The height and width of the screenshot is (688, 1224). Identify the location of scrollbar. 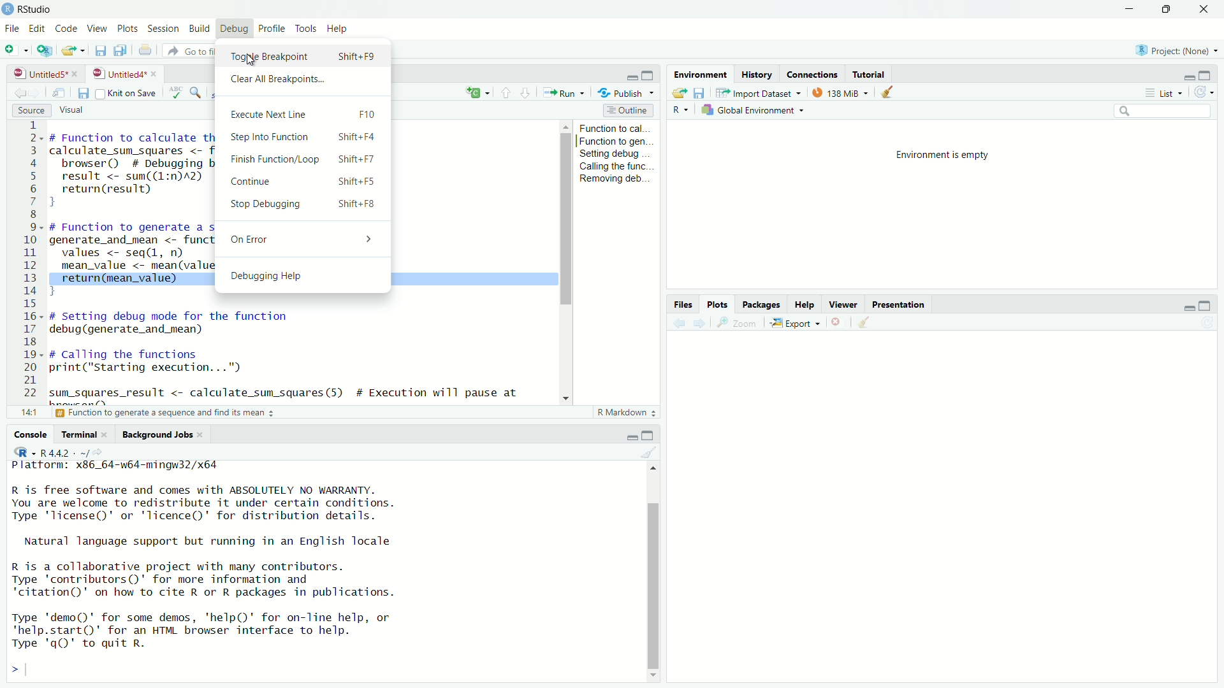
(565, 261).